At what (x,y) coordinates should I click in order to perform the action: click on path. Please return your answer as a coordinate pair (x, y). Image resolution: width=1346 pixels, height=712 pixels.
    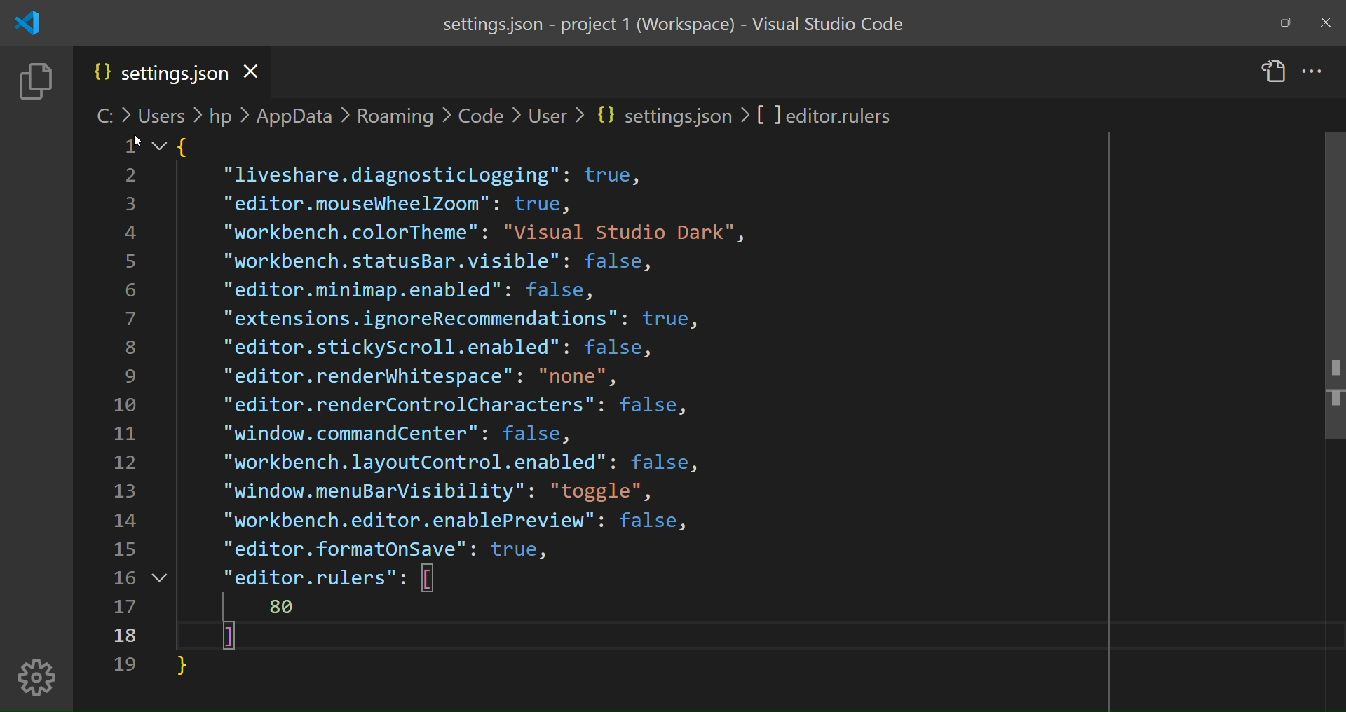
    Looking at the image, I should click on (503, 114).